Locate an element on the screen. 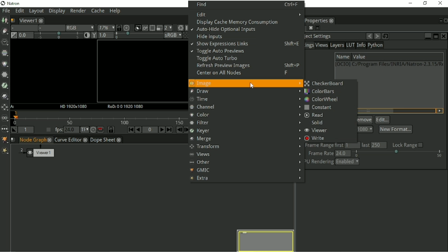  time is located at coordinates (244, 99).